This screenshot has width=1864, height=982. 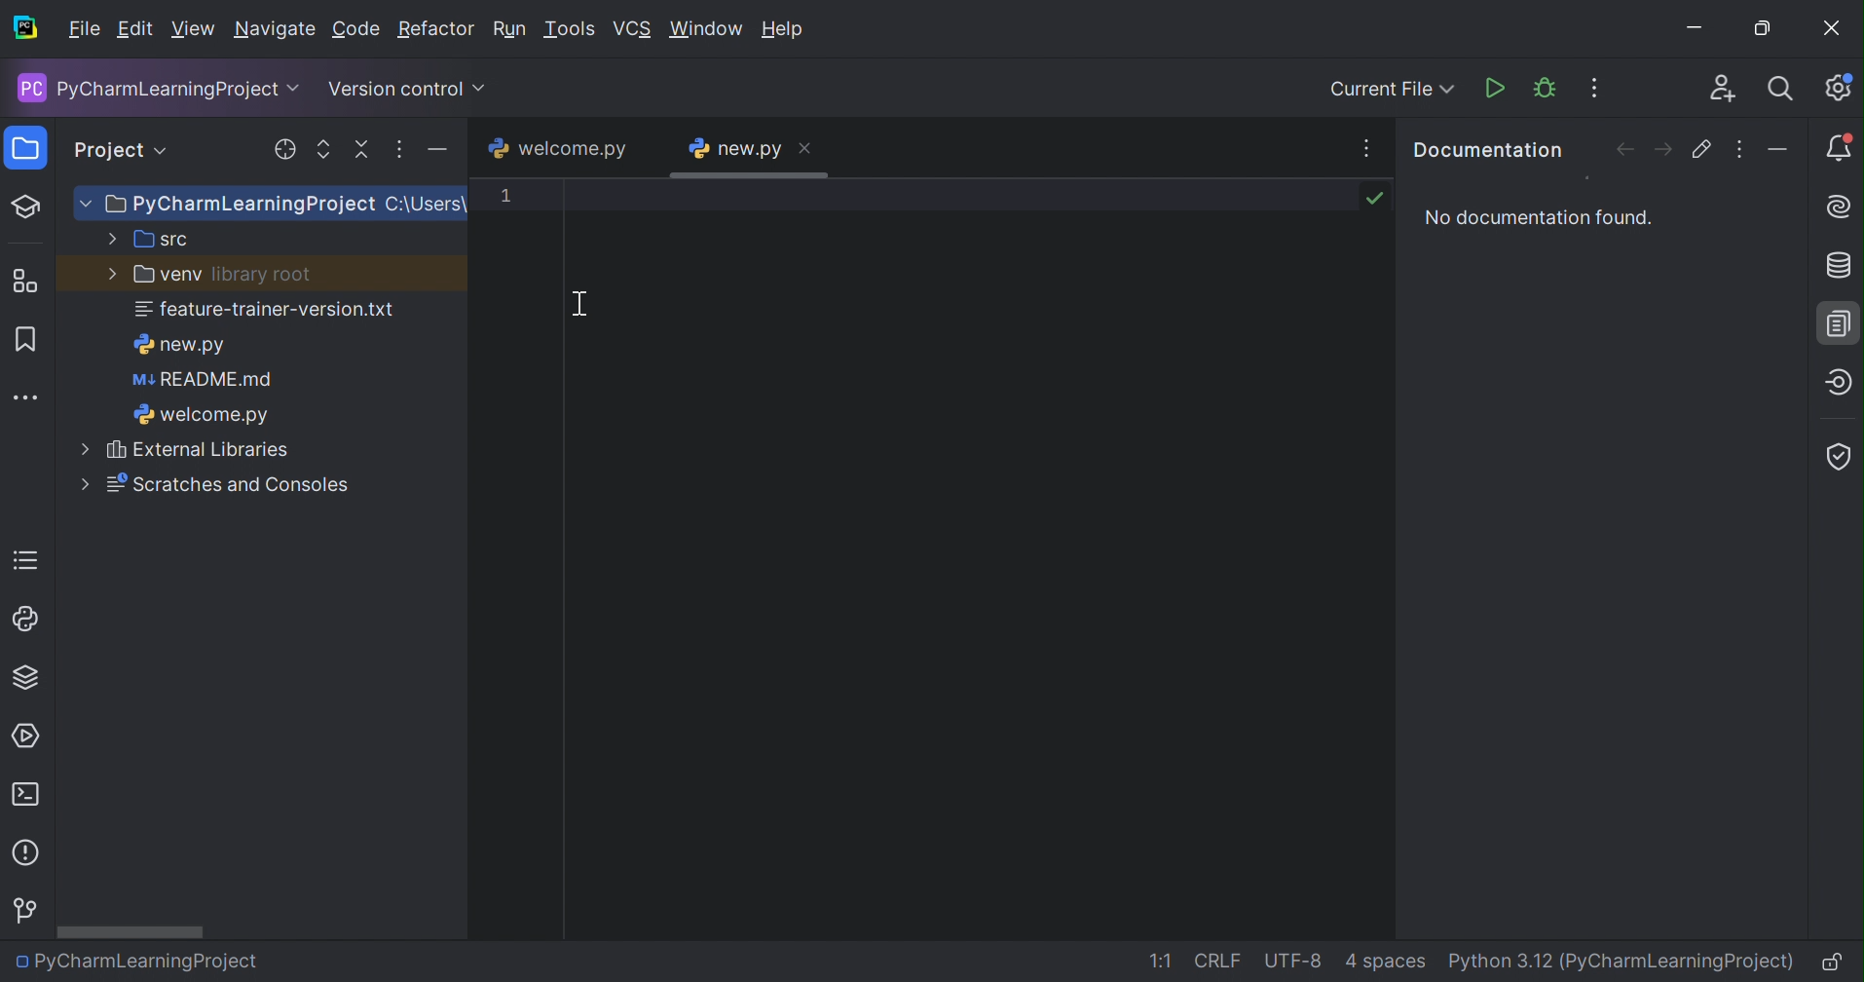 I want to click on Bookmarks, so click(x=22, y=337).